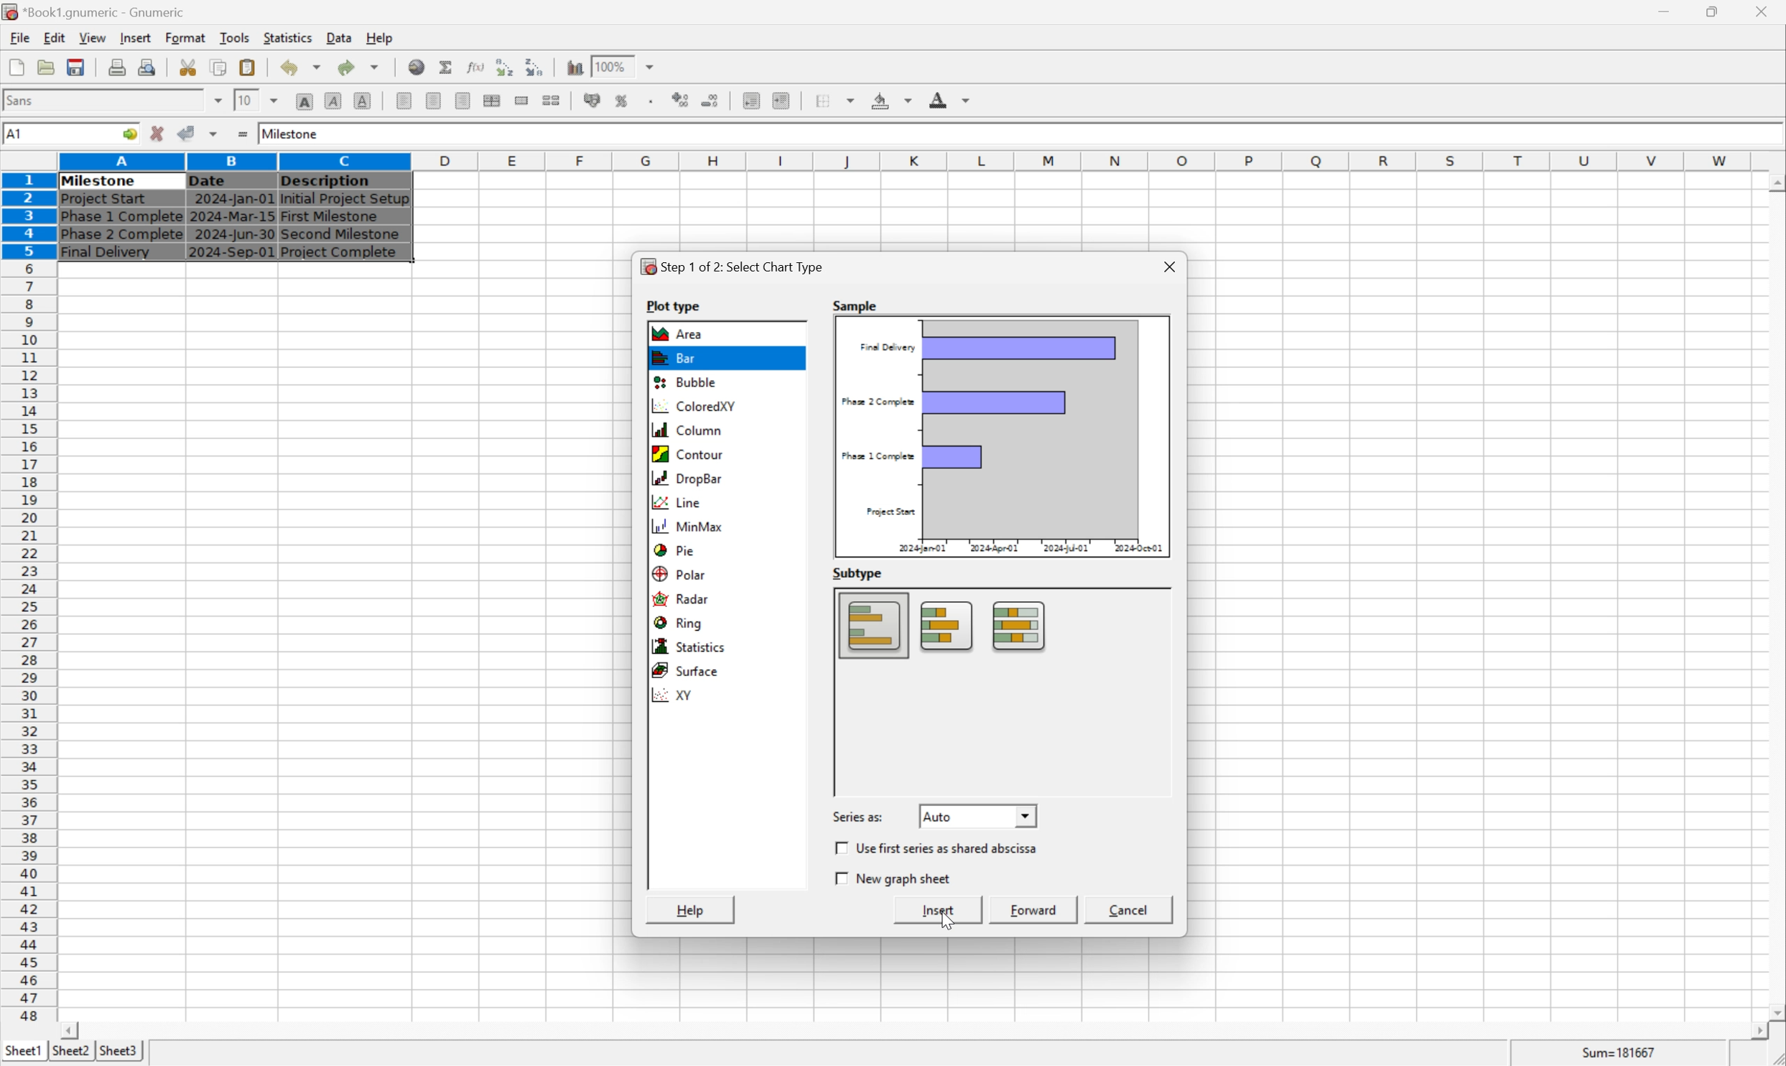 The height and width of the screenshot is (1066, 1786). I want to click on use first sheet as shared abscissa, so click(941, 849).